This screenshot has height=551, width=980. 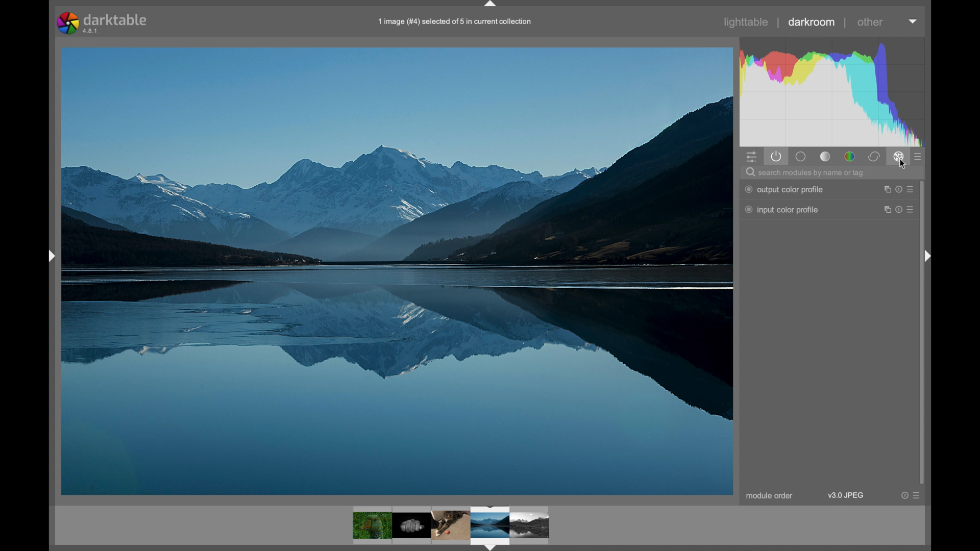 I want to click on base, so click(x=801, y=156).